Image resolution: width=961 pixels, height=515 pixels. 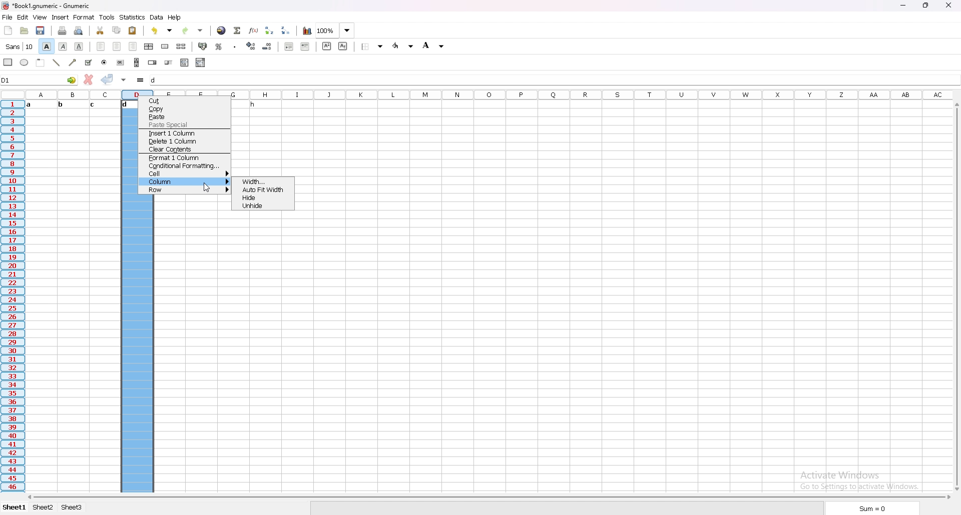 I want to click on resize, so click(x=925, y=5).